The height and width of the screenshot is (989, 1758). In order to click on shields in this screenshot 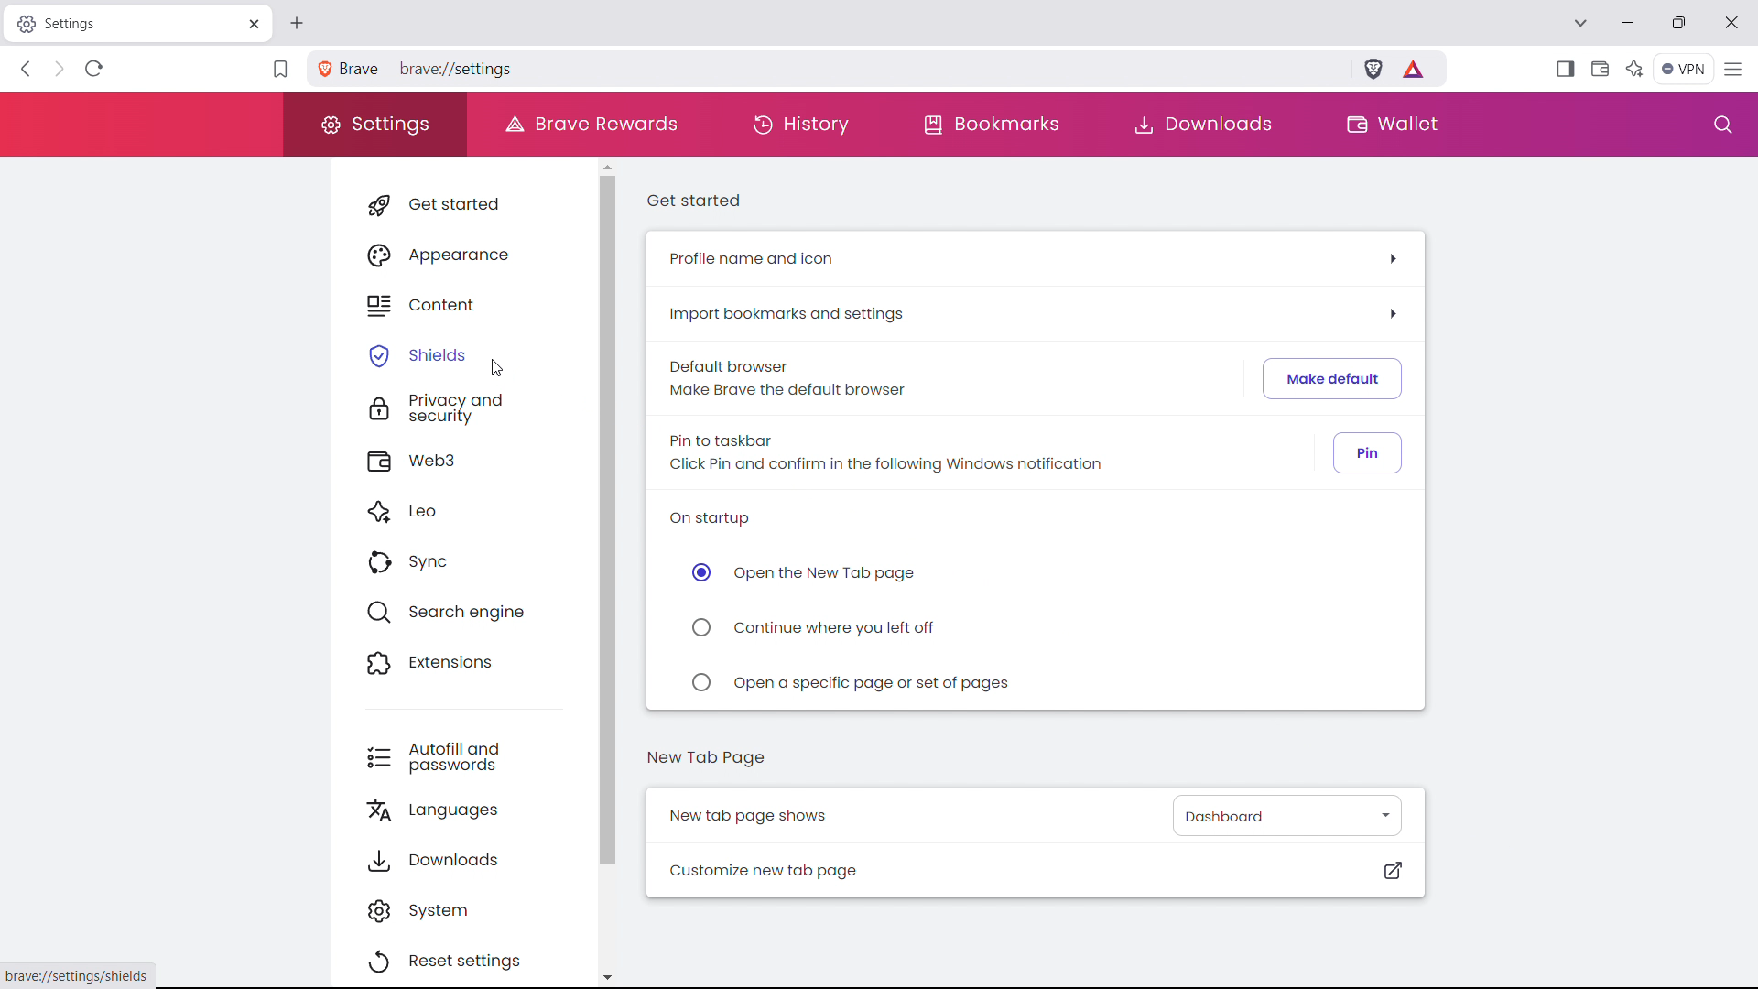, I will do `click(463, 353)`.